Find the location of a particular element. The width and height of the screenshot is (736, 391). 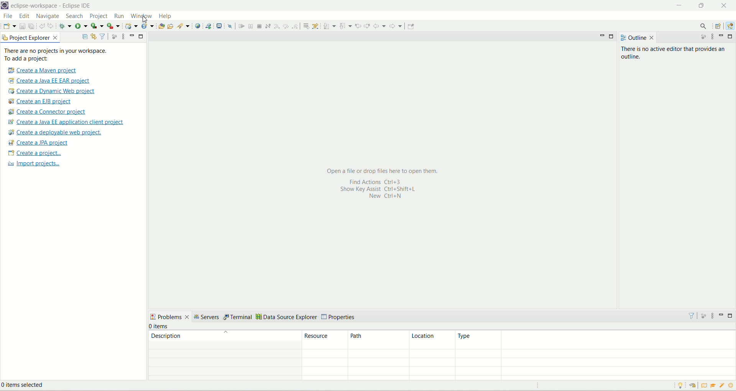

maximize is located at coordinates (731, 316).